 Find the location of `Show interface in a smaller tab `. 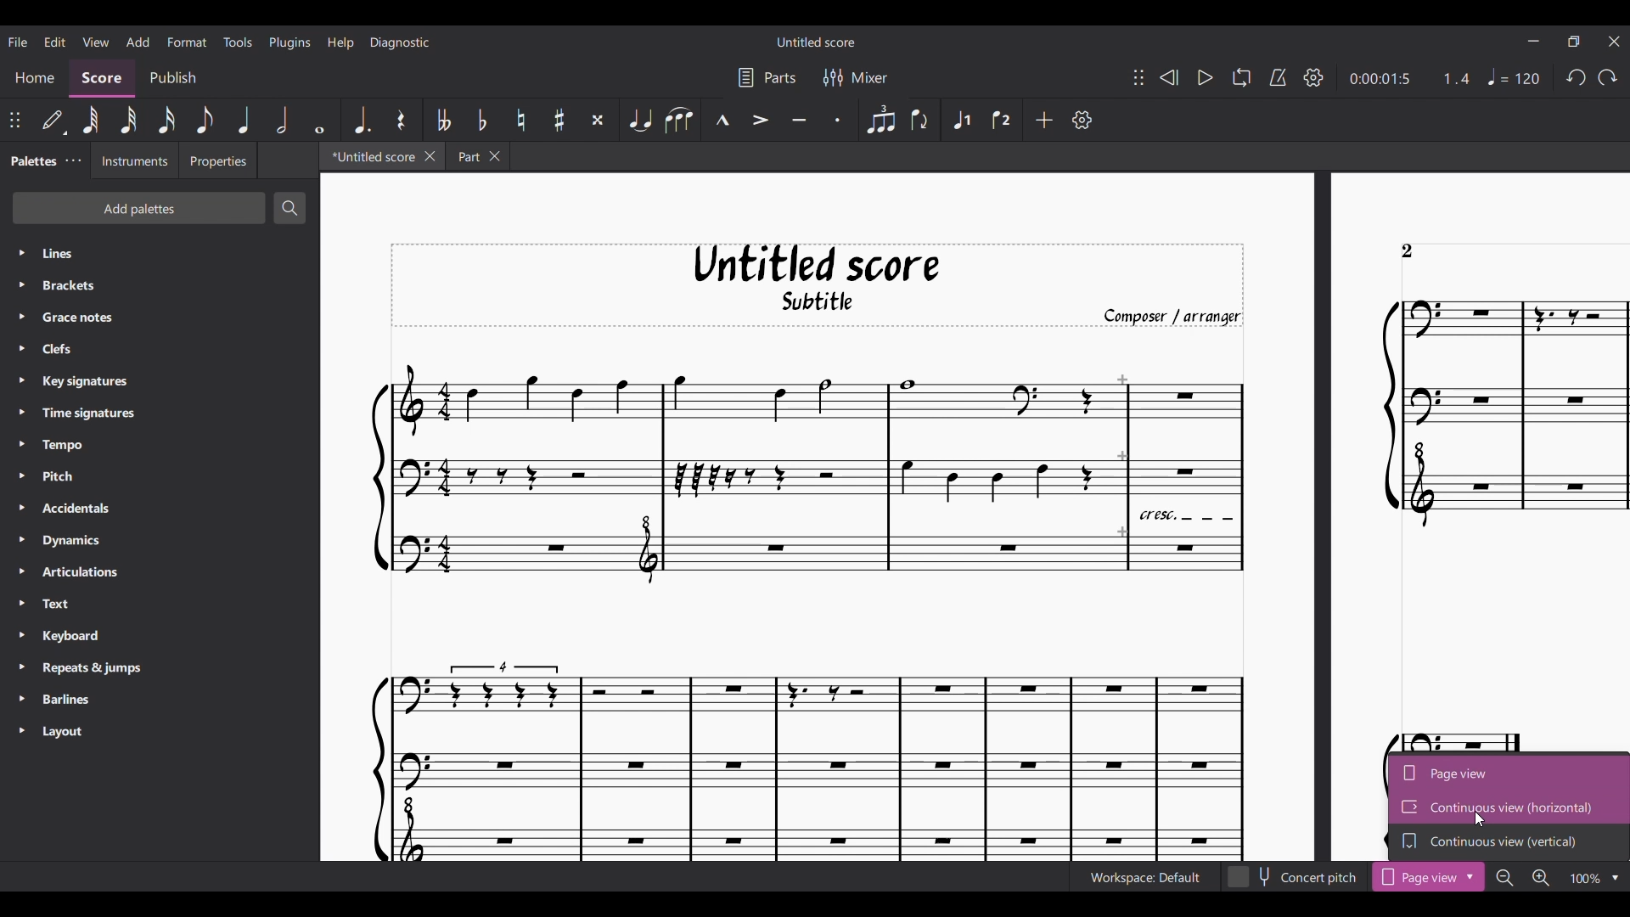

Show interface in a smaller tab  is located at coordinates (1574, 42).